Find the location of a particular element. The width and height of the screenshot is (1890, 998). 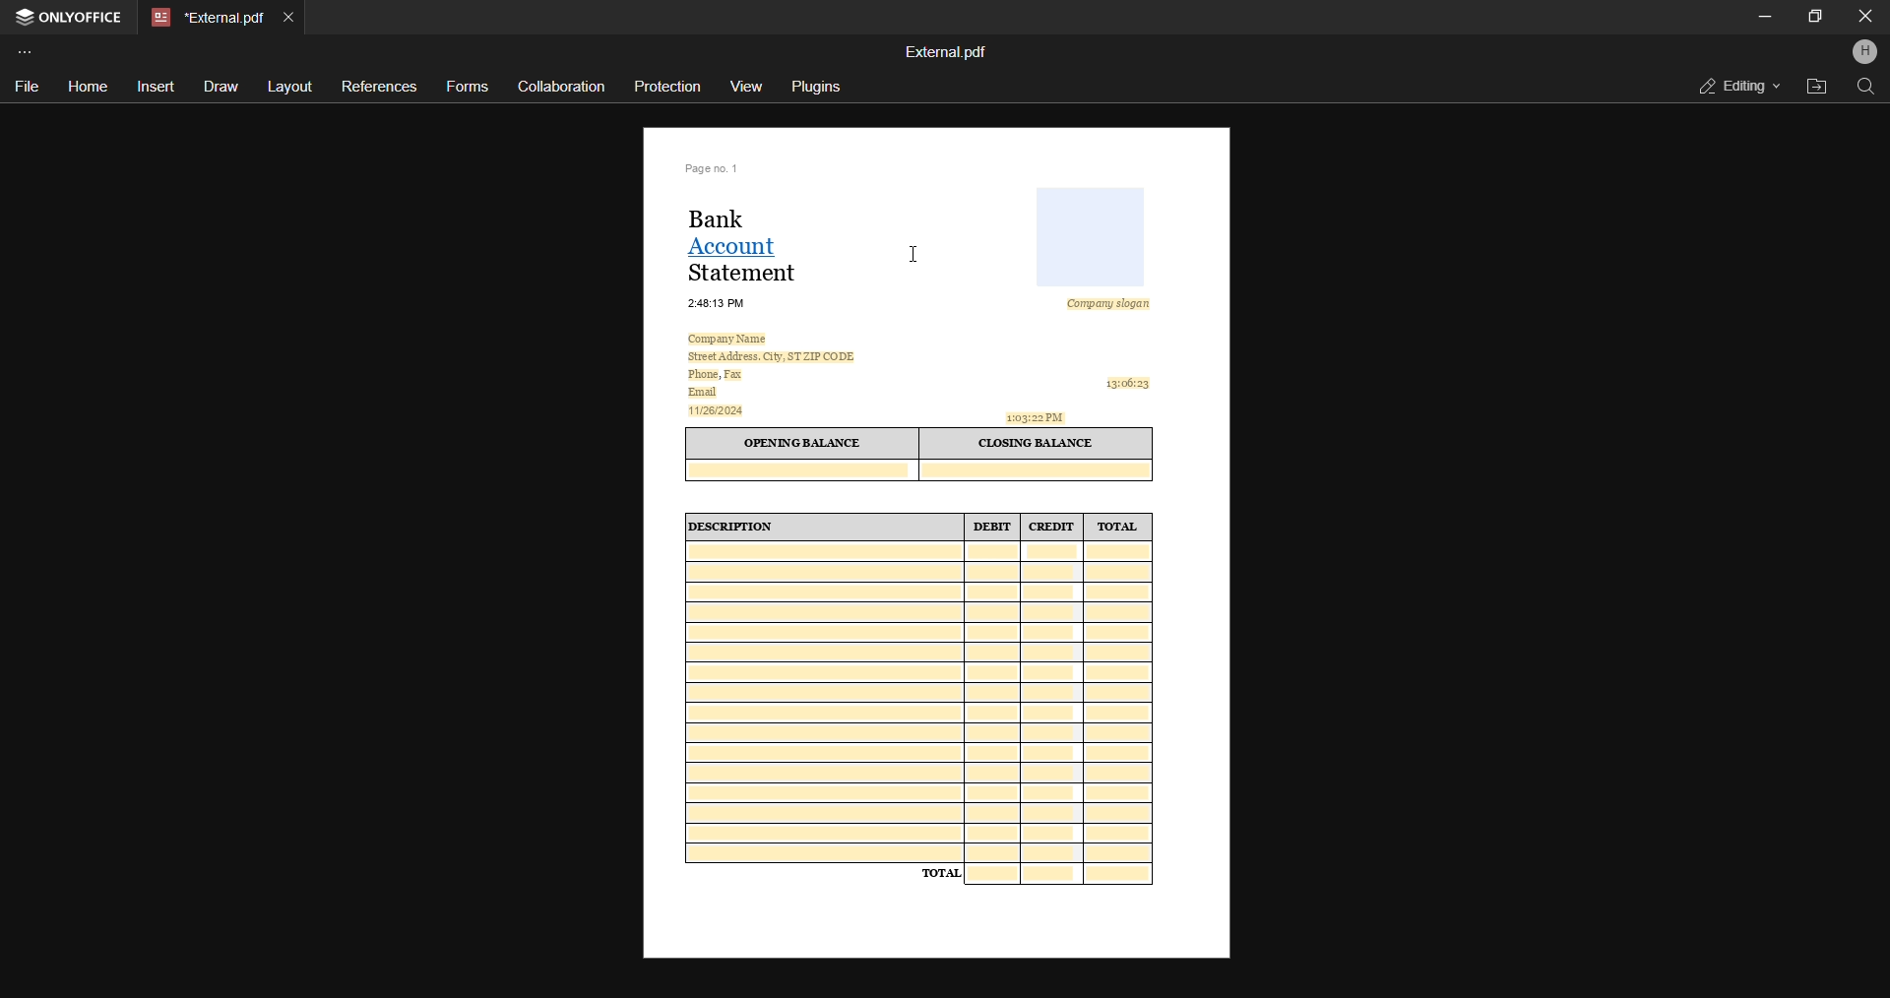

Page no. 1 is located at coordinates (715, 166).